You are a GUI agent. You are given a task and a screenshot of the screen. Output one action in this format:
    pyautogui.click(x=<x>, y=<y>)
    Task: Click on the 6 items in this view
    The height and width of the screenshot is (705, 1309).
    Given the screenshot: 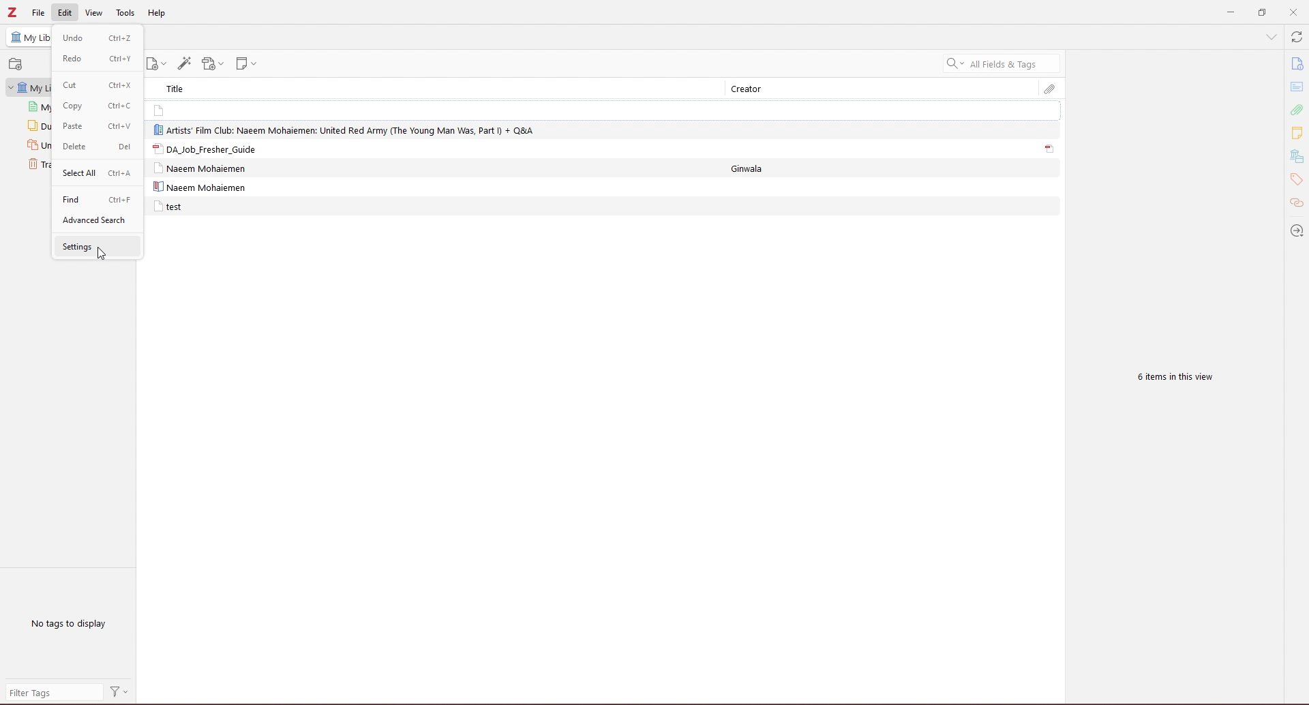 What is the action you would take?
    pyautogui.click(x=1171, y=378)
    